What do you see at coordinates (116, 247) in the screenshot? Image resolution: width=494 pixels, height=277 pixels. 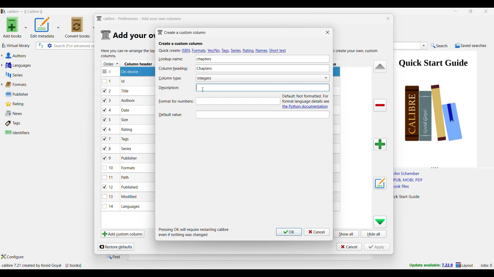 I see `Restore defaults` at bounding box center [116, 247].